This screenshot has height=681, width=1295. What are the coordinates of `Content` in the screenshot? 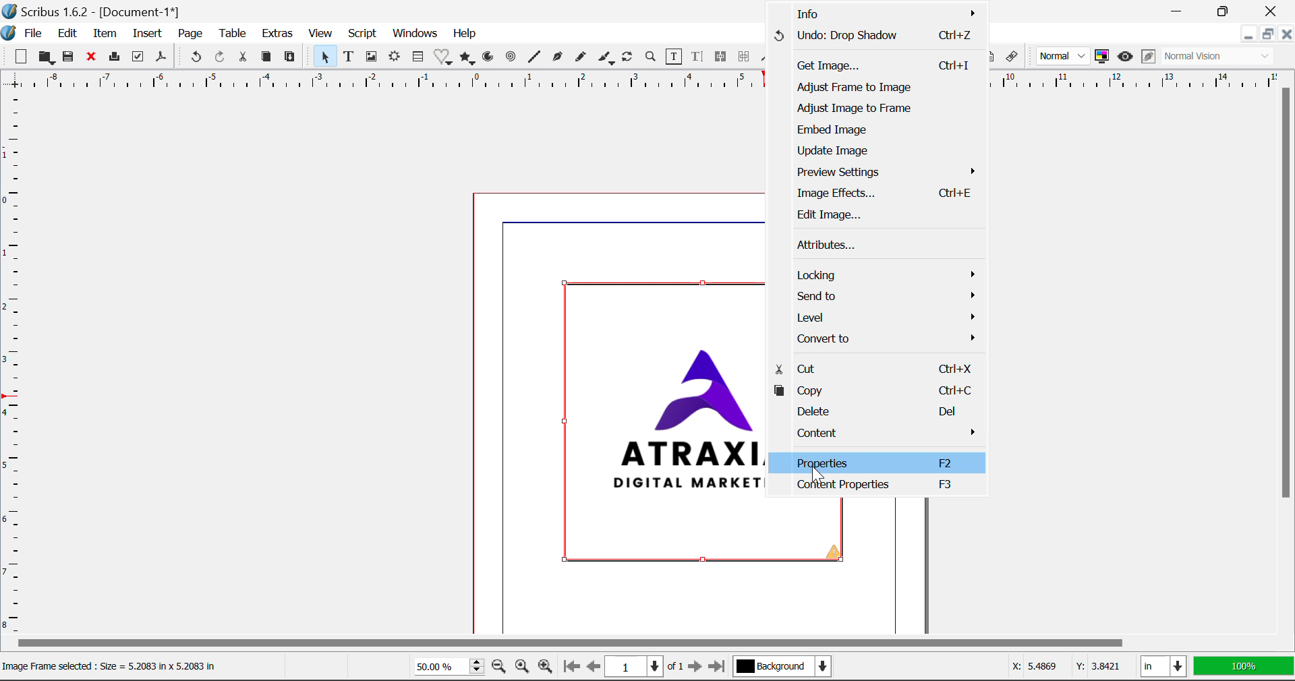 It's located at (877, 434).